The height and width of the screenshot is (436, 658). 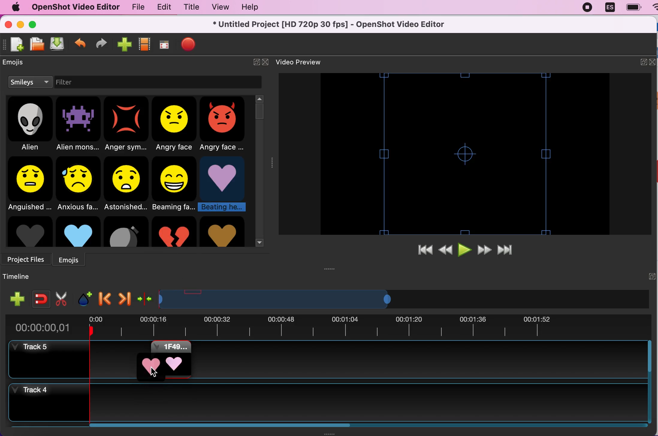 I want to click on fast forward, so click(x=484, y=249).